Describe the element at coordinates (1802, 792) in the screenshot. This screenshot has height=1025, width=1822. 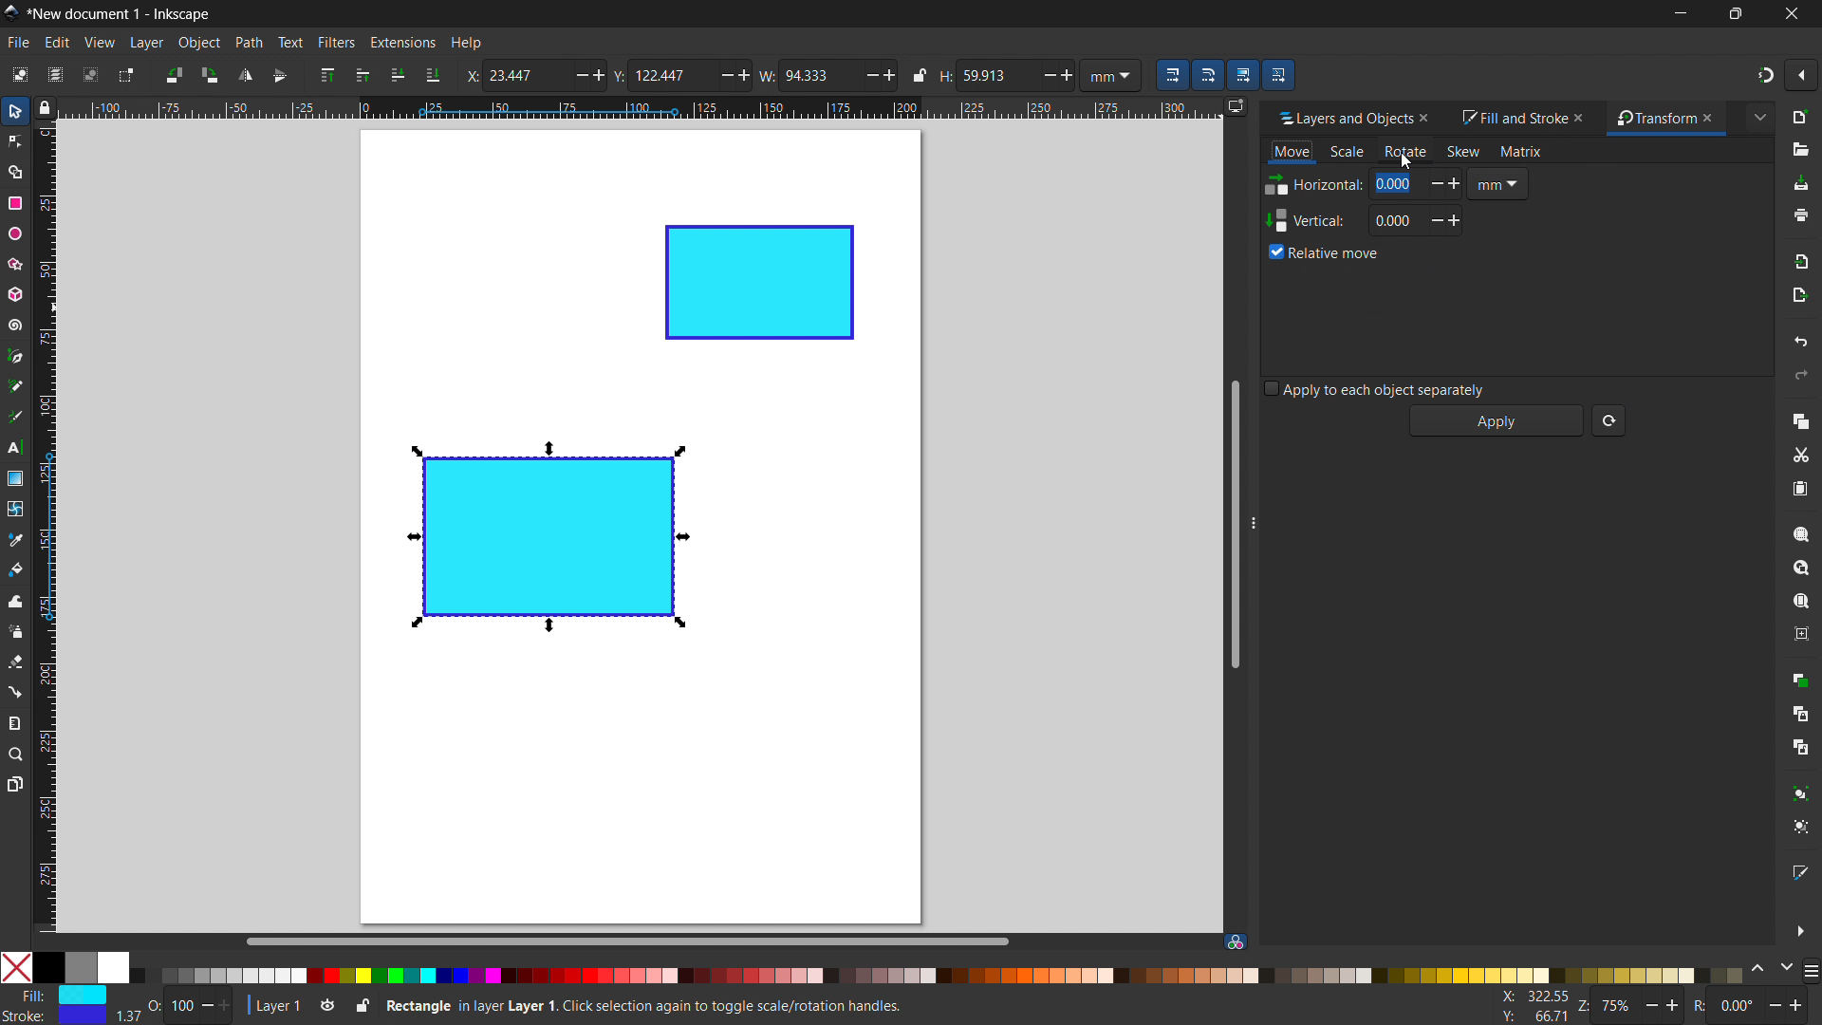
I see `group` at that location.